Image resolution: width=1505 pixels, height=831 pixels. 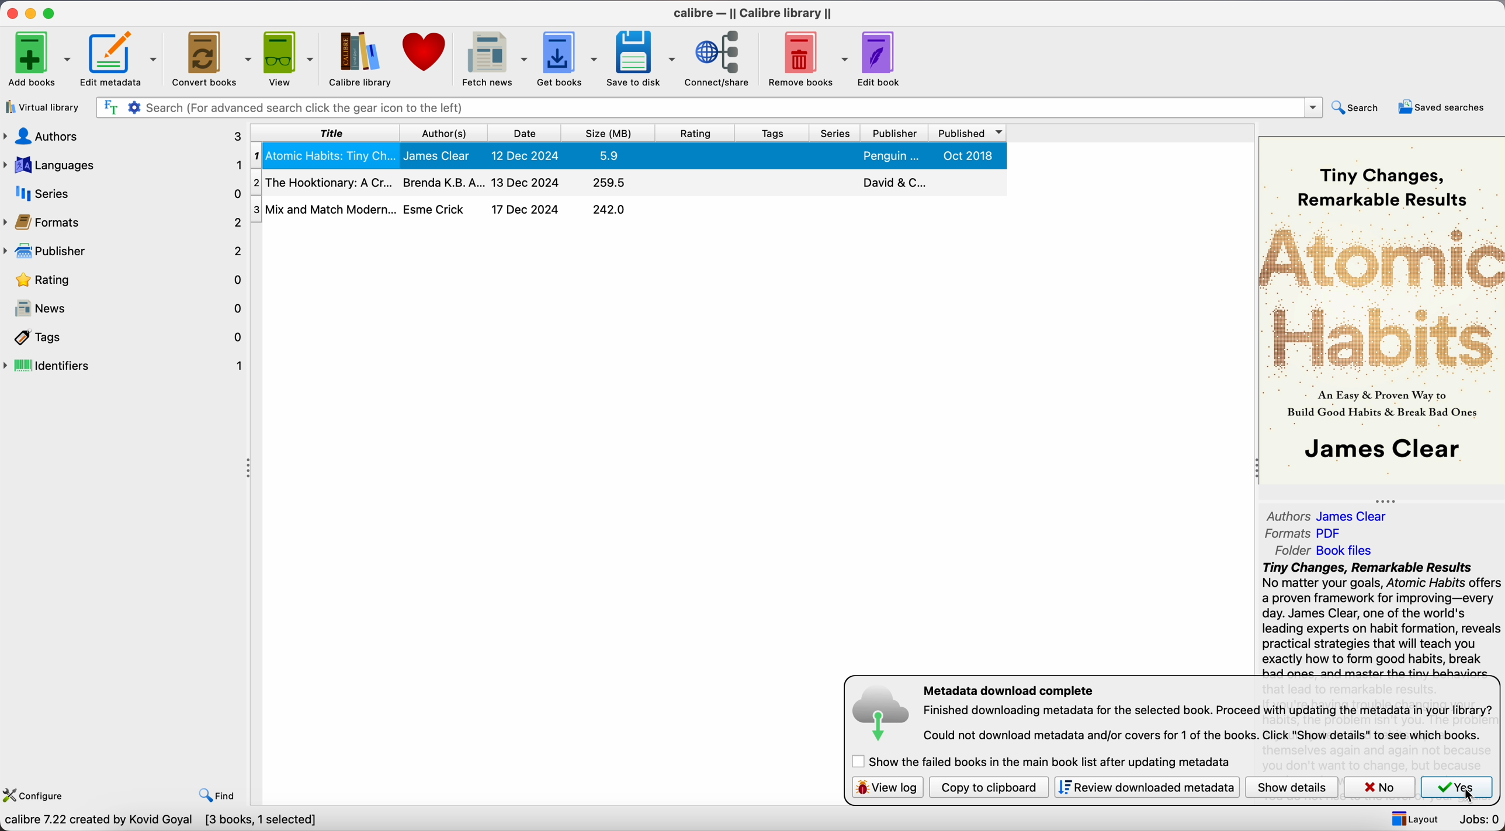 I want to click on Calibre - || Calibre library ||, so click(x=750, y=14).